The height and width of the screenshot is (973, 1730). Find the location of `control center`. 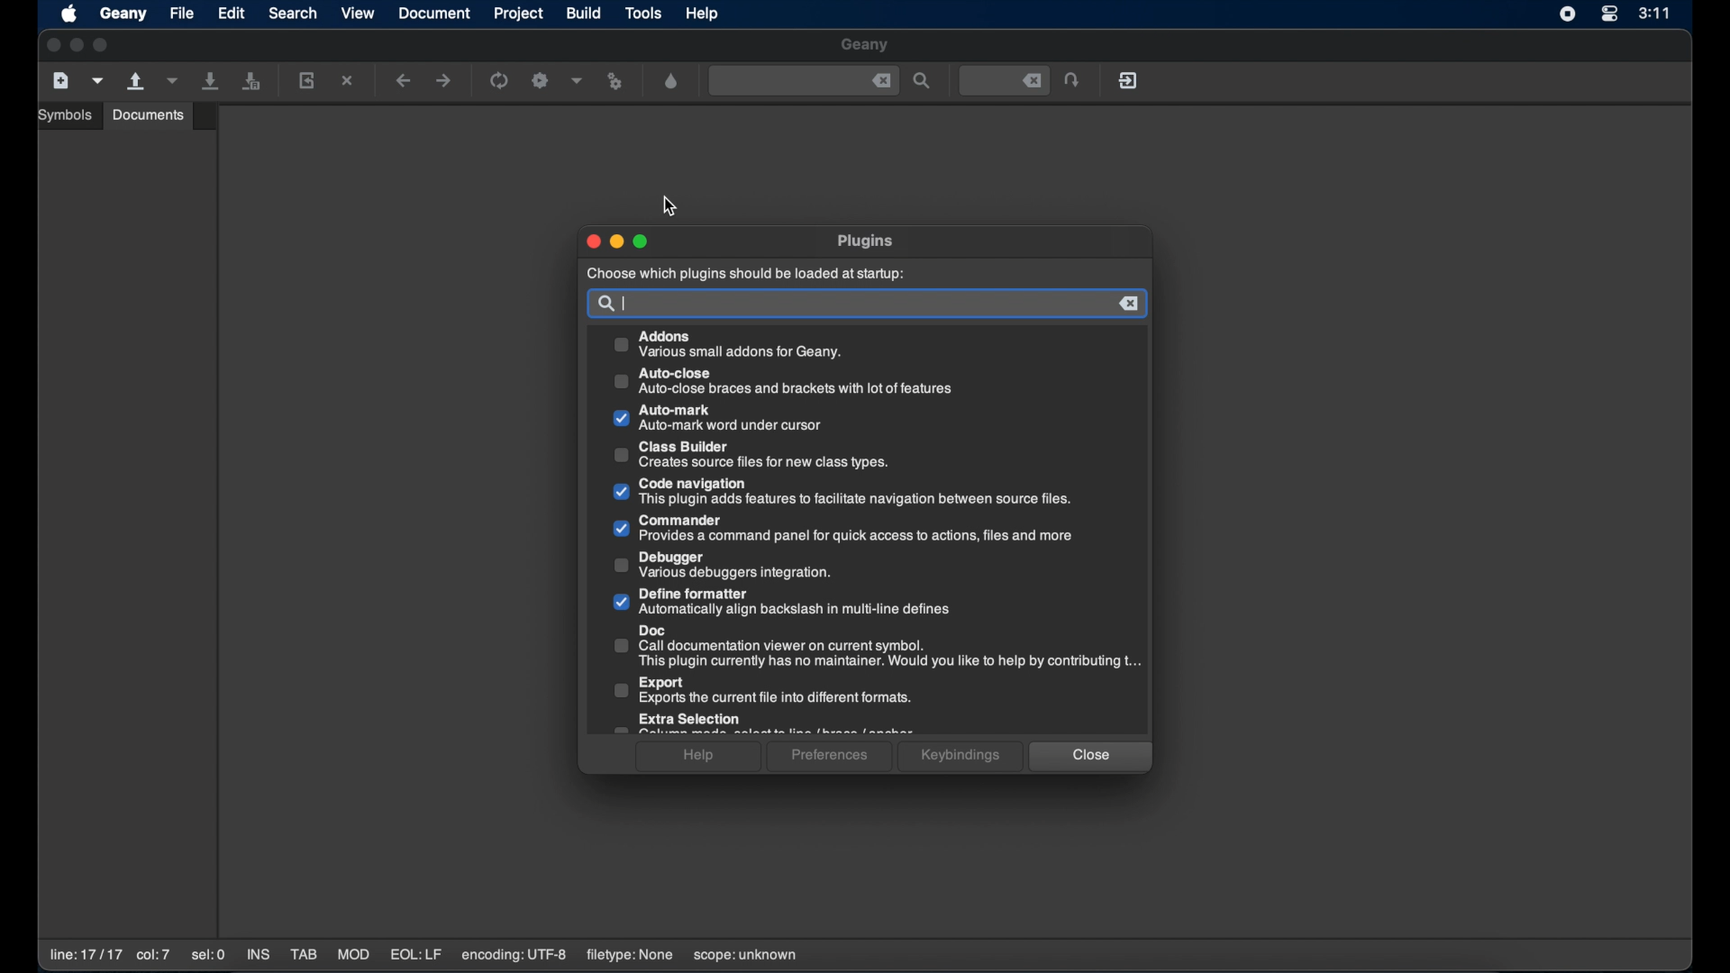

control center is located at coordinates (1608, 15).